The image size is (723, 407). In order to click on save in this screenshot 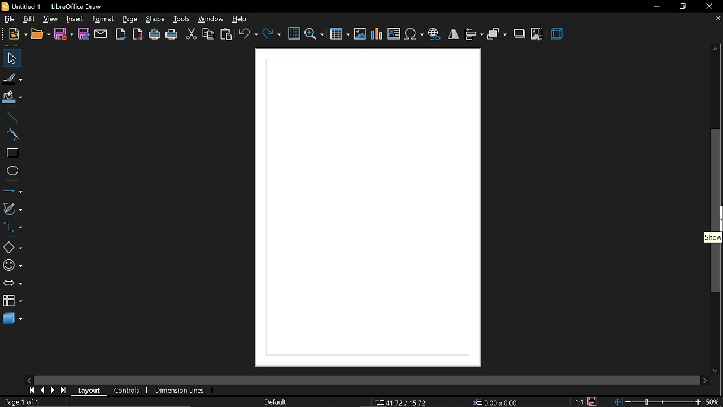, I will do `click(593, 401)`.